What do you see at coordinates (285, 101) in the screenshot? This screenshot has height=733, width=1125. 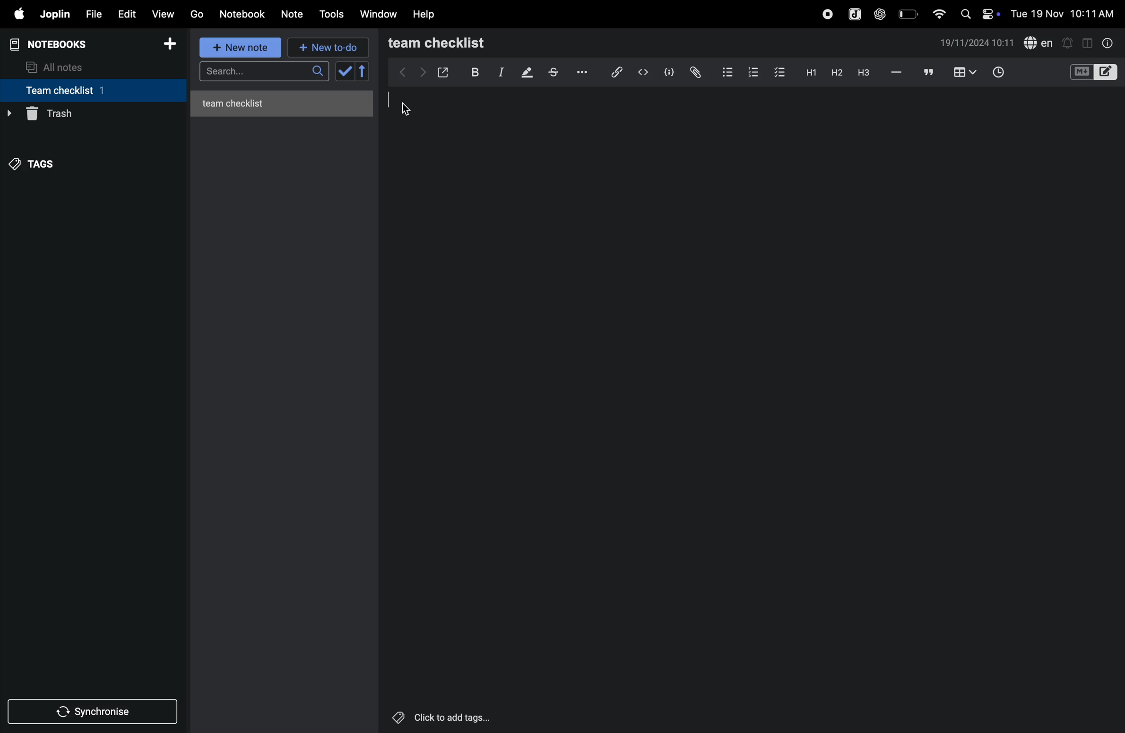 I see `untitled` at bounding box center [285, 101].